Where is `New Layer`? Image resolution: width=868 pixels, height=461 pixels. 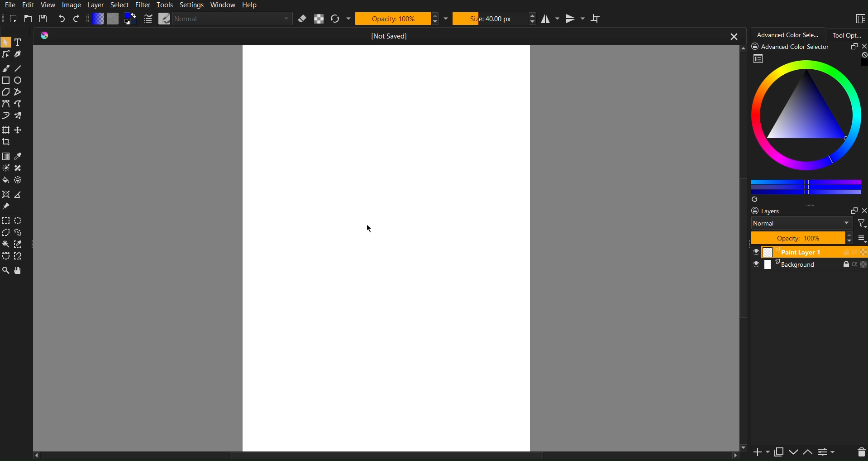
New Layer is located at coordinates (758, 451).